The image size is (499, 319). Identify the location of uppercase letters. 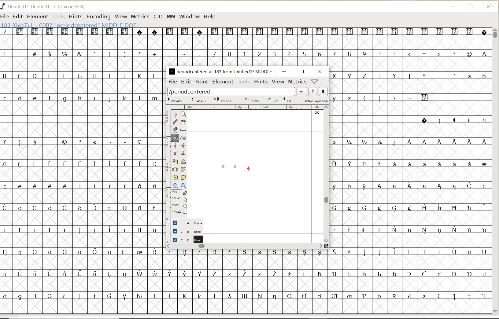
(80, 76).